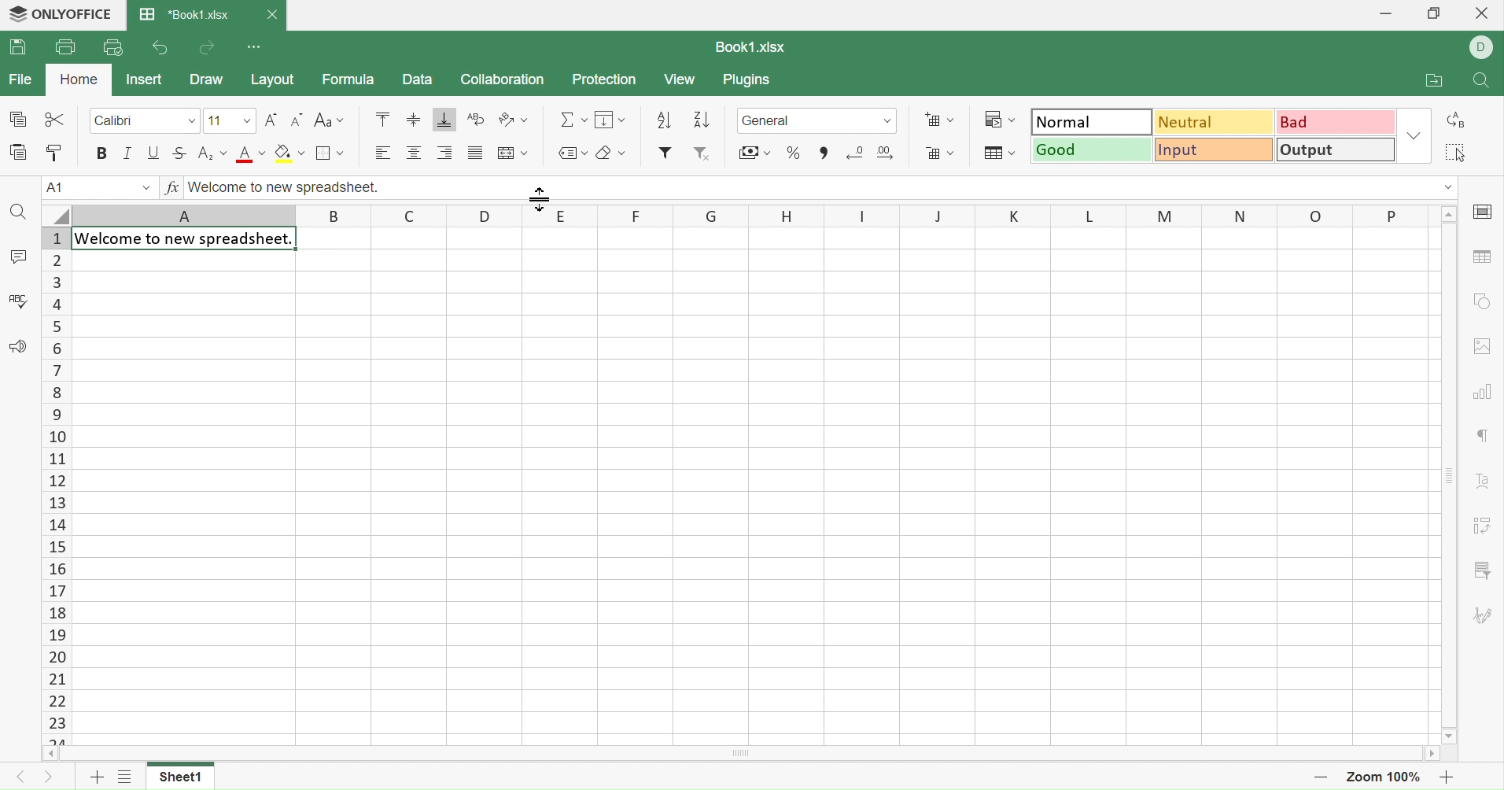 The width and height of the screenshot is (1504, 790). I want to click on Open file location, so click(1433, 80).